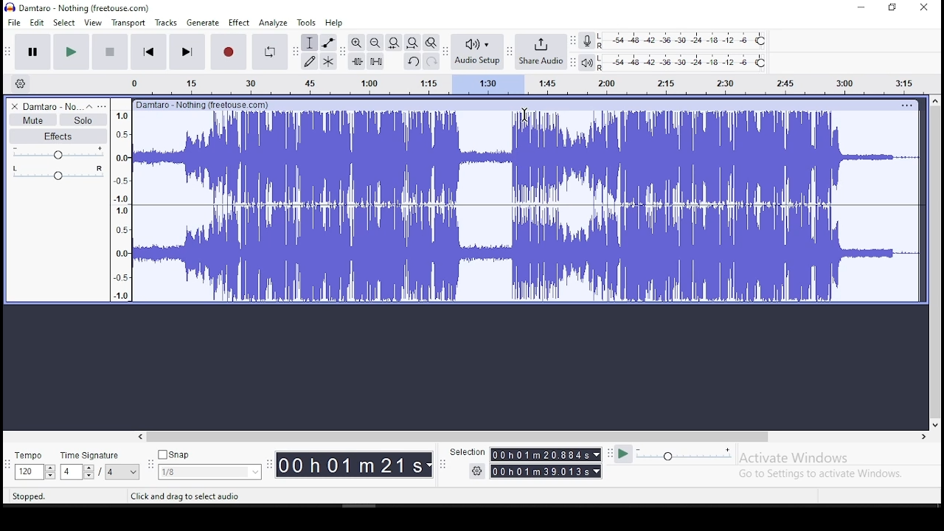 The height and width of the screenshot is (531, 944). What do you see at coordinates (572, 39) in the screenshot?
I see `` at bounding box center [572, 39].